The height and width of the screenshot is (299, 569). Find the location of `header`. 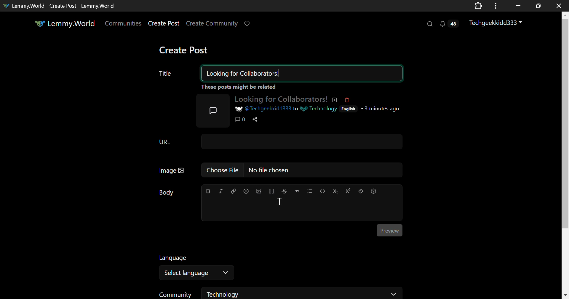

header is located at coordinates (272, 191).